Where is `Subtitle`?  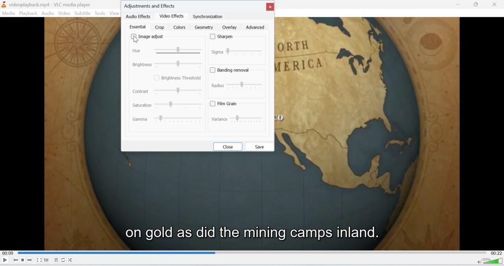
Subtitle is located at coordinates (82, 14).